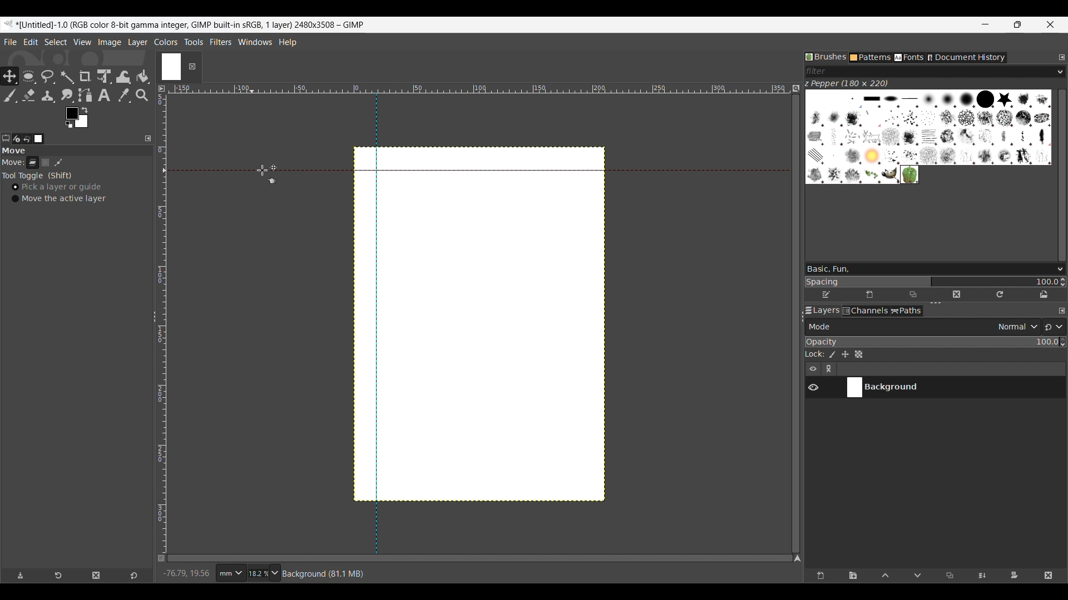  I want to click on Access the image menu, so click(161, 89).